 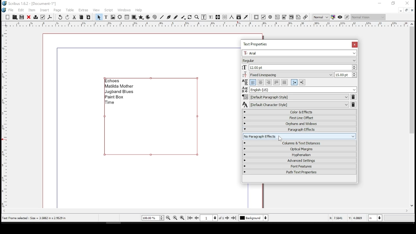 I want to click on unlink text frames, so click(x=225, y=17).